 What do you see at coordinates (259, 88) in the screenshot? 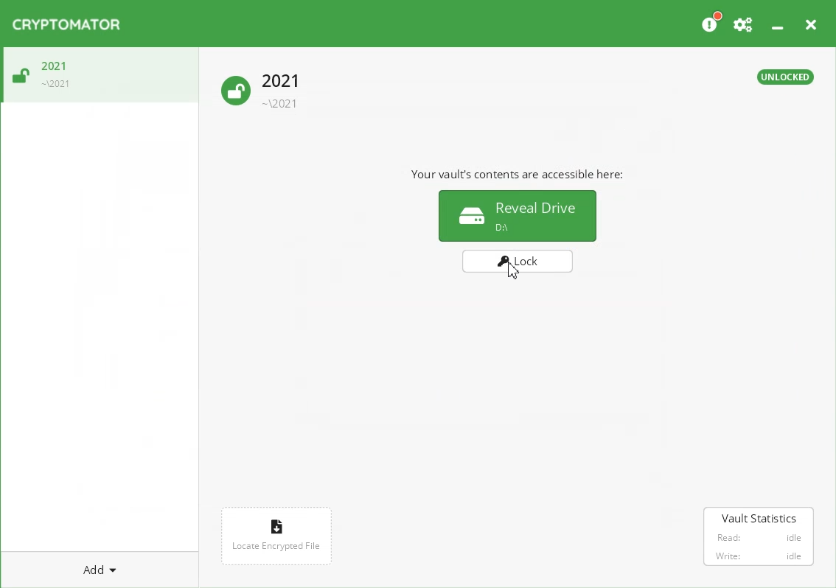
I see `Unlock Vault` at bounding box center [259, 88].